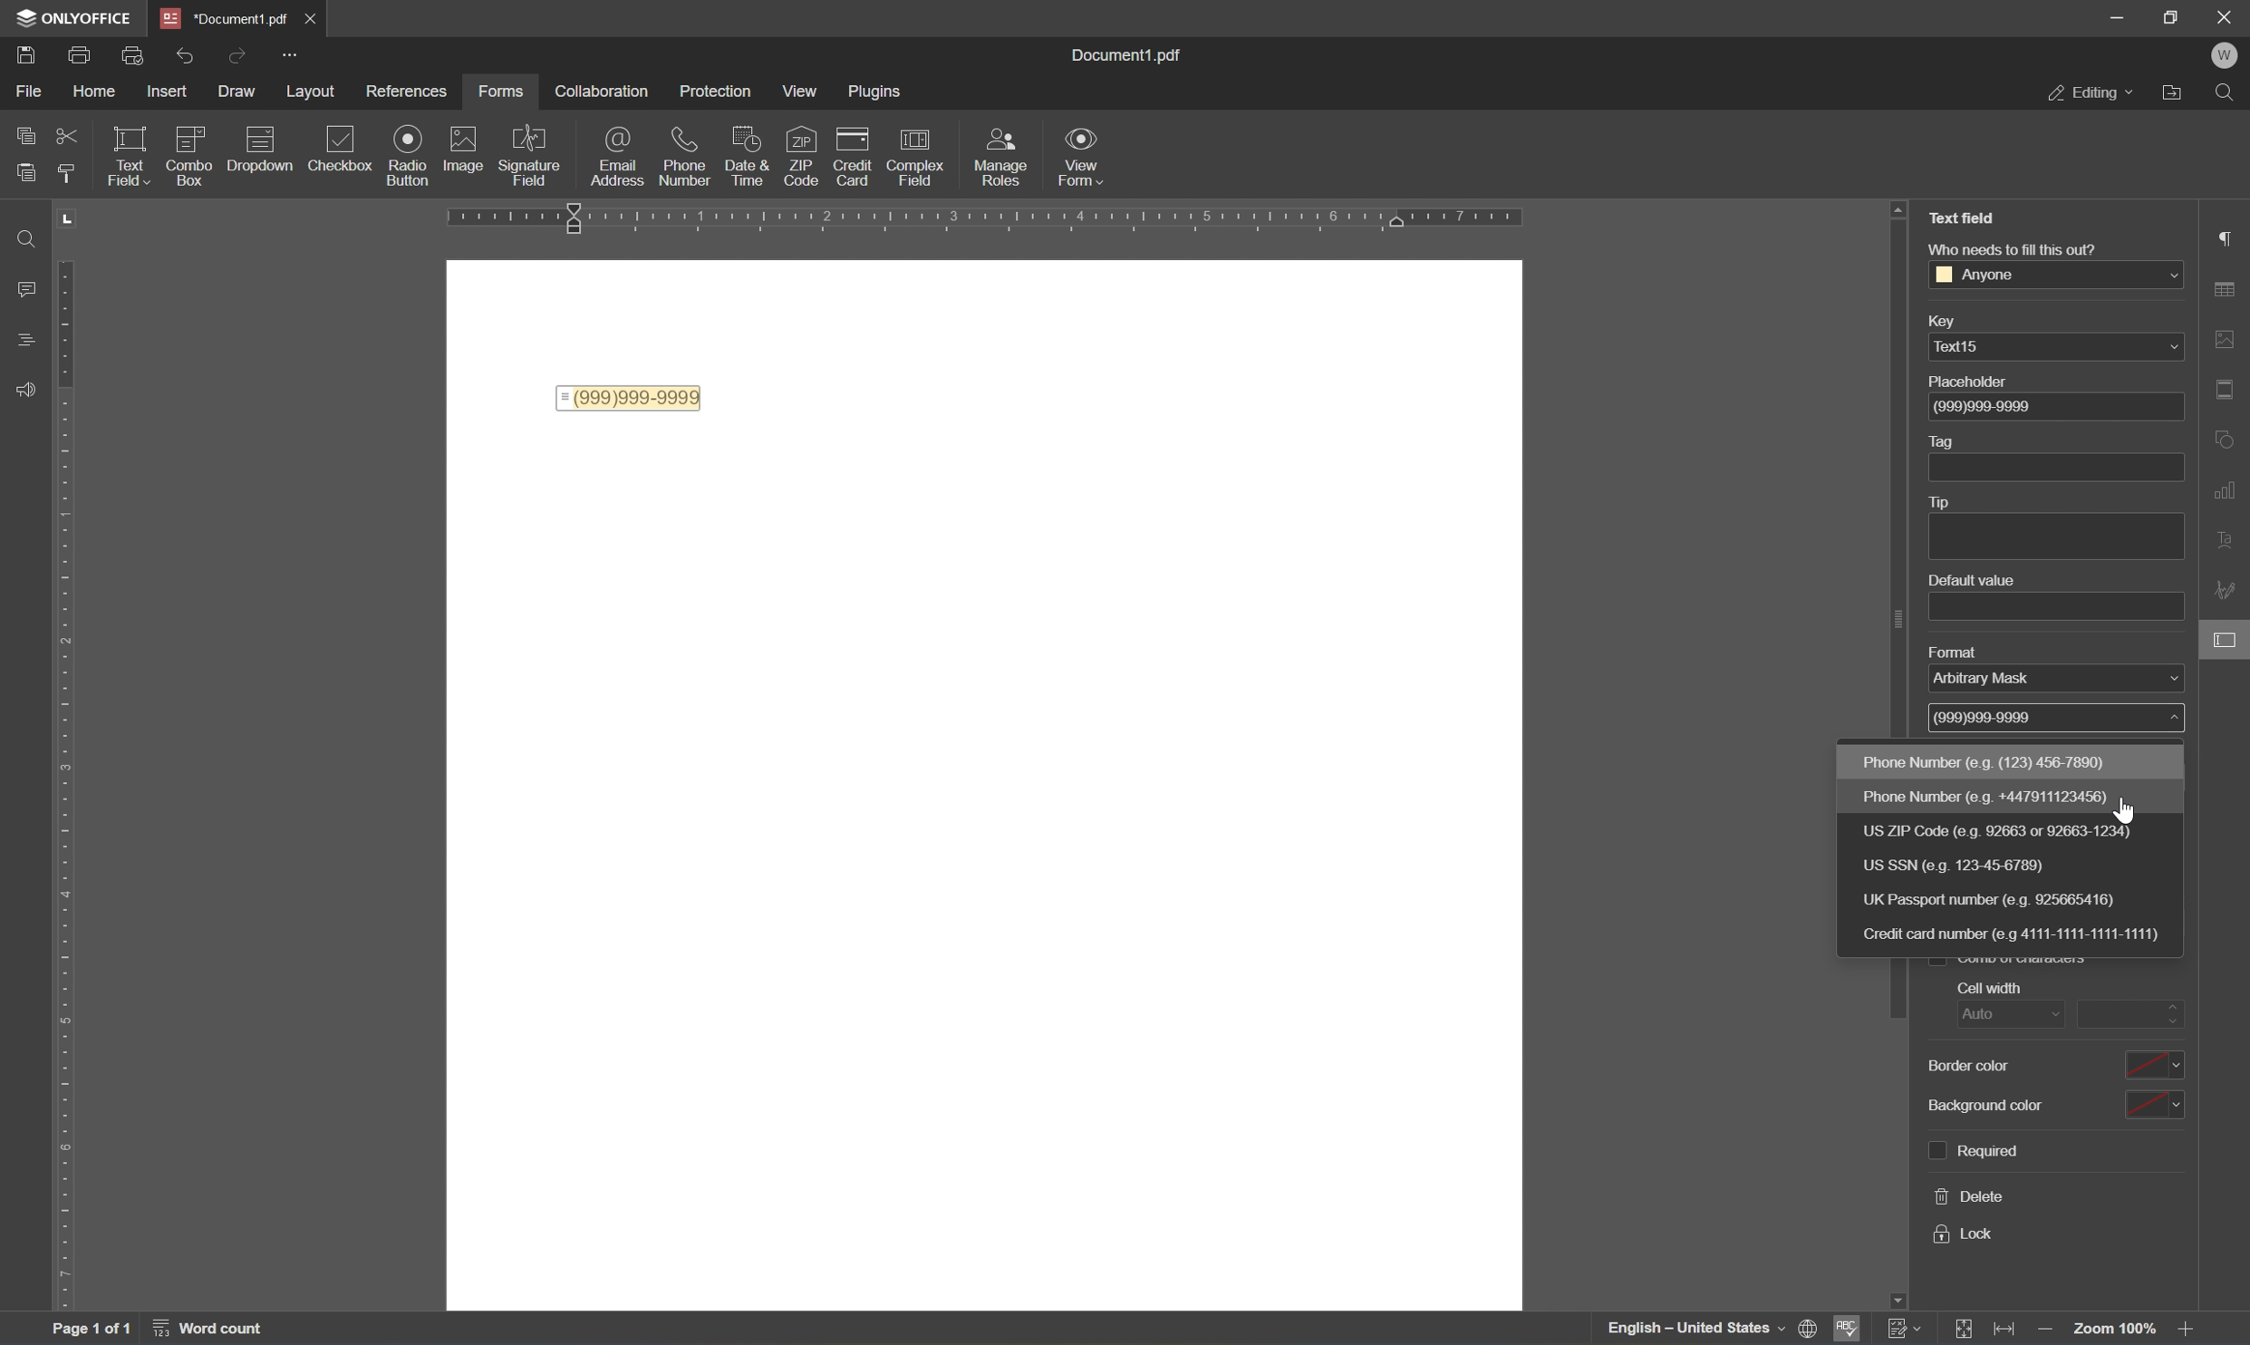  I want to click on radio button, so click(409, 153).